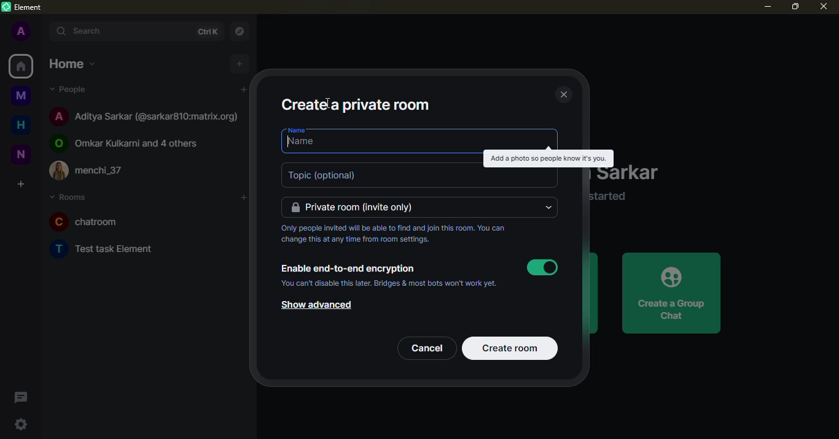 The width and height of the screenshot is (839, 439). I want to click on Test task Element., so click(104, 249).